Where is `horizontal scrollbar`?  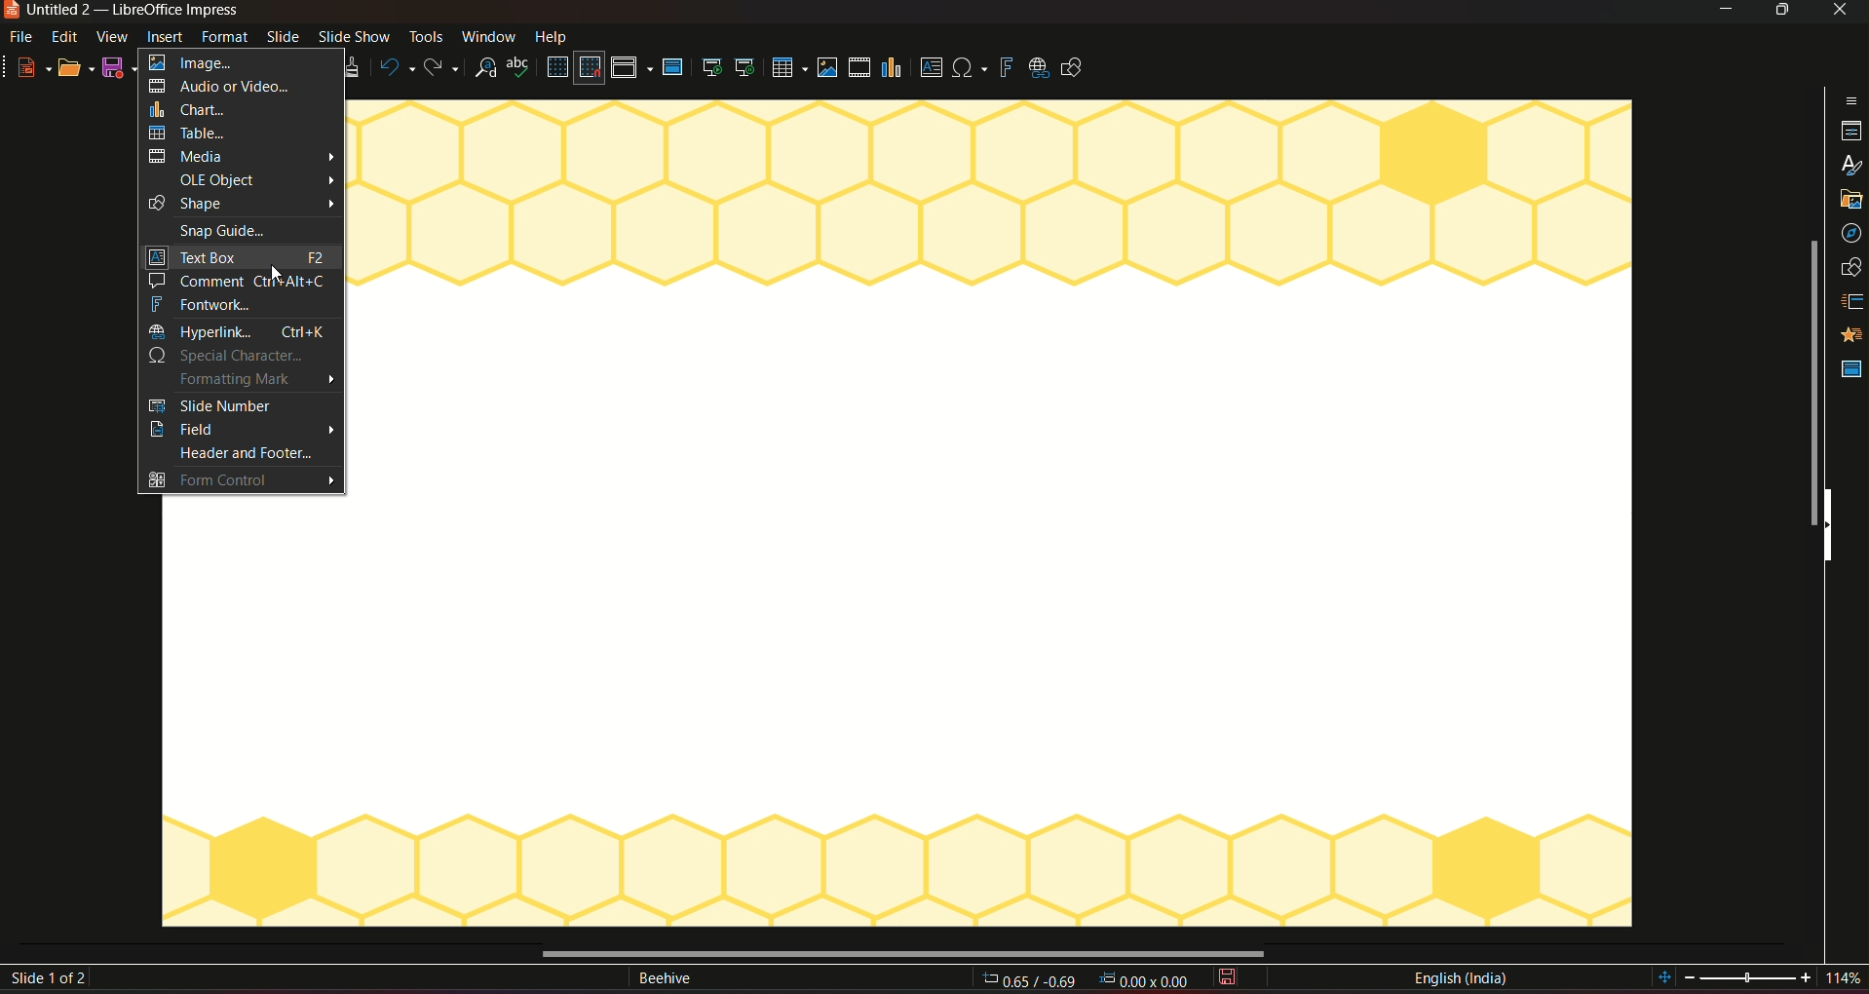 horizontal scrollbar is located at coordinates (900, 951).